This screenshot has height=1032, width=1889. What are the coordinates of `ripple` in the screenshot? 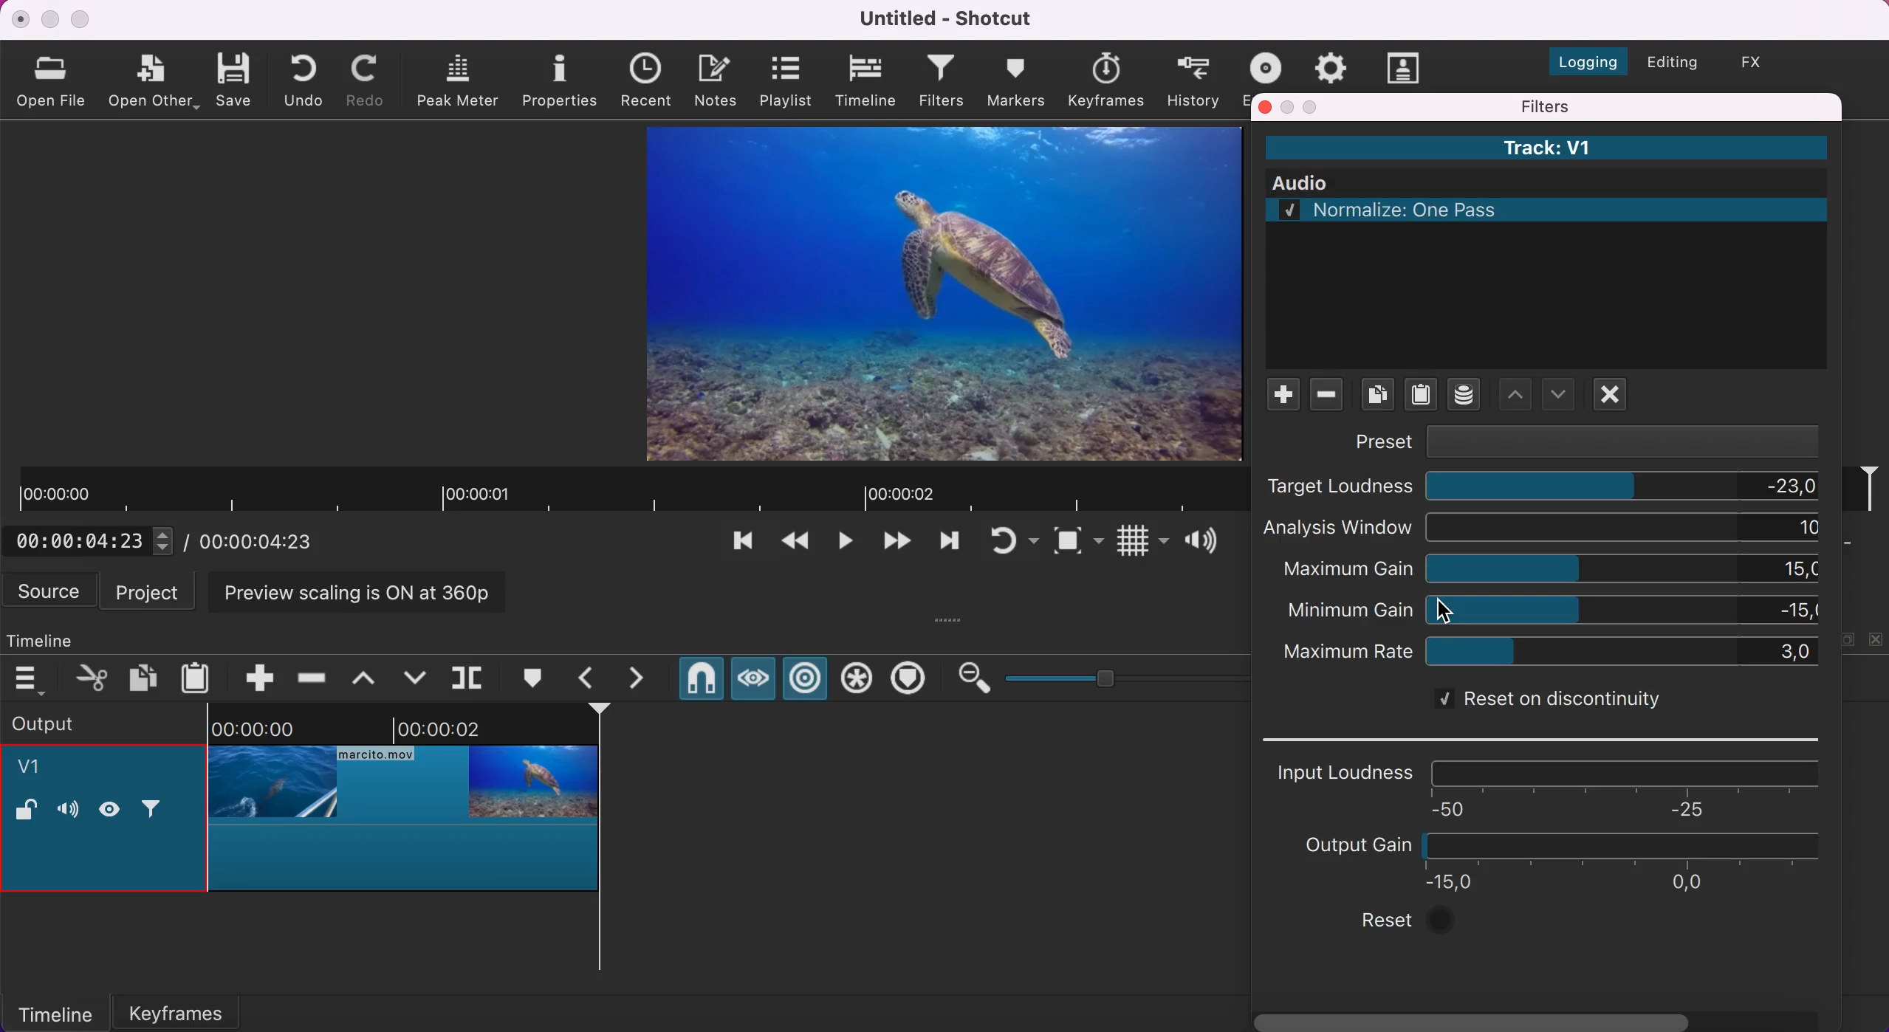 It's located at (806, 680).